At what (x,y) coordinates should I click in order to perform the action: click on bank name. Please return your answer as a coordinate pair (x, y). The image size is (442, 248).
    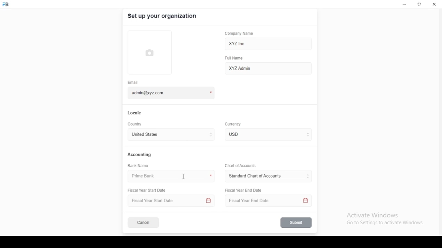
    Looking at the image, I should click on (138, 166).